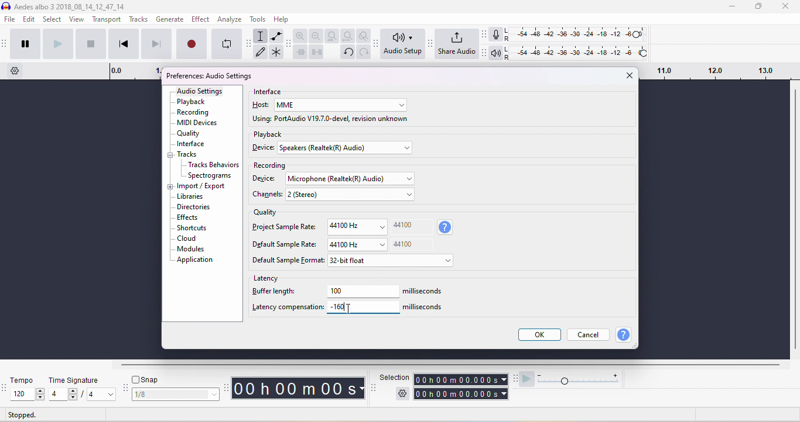 The width and height of the screenshot is (800, 422). What do you see at coordinates (210, 176) in the screenshot?
I see `spectrograms` at bounding box center [210, 176].